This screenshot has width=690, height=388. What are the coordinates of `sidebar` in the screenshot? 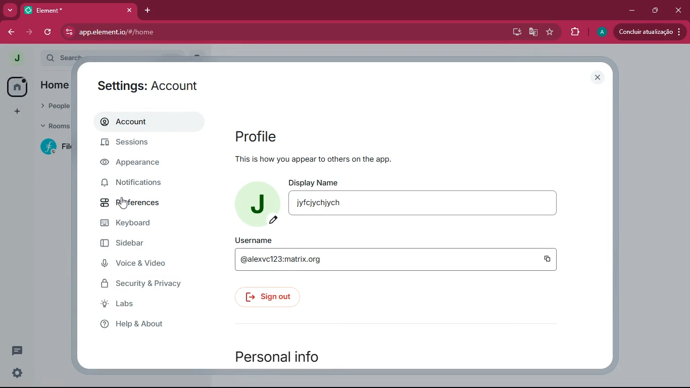 It's located at (144, 245).